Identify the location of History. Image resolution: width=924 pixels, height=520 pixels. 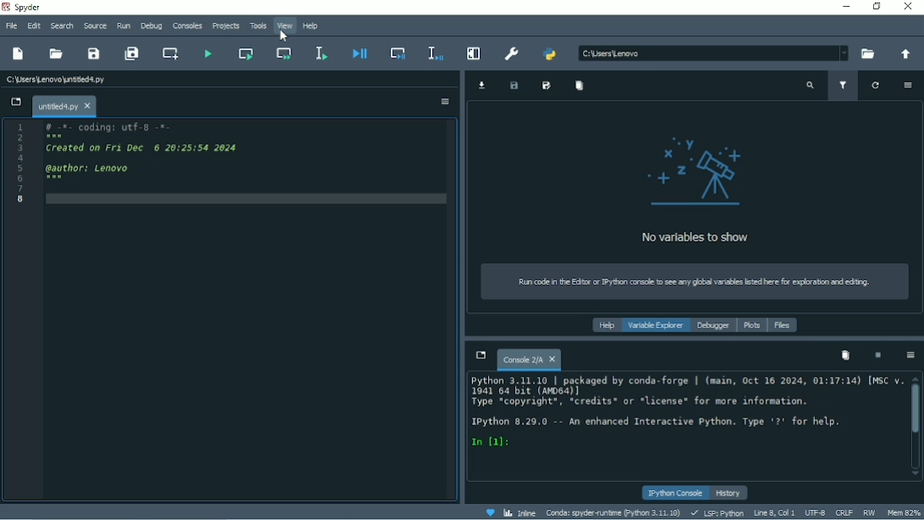
(729, 493).